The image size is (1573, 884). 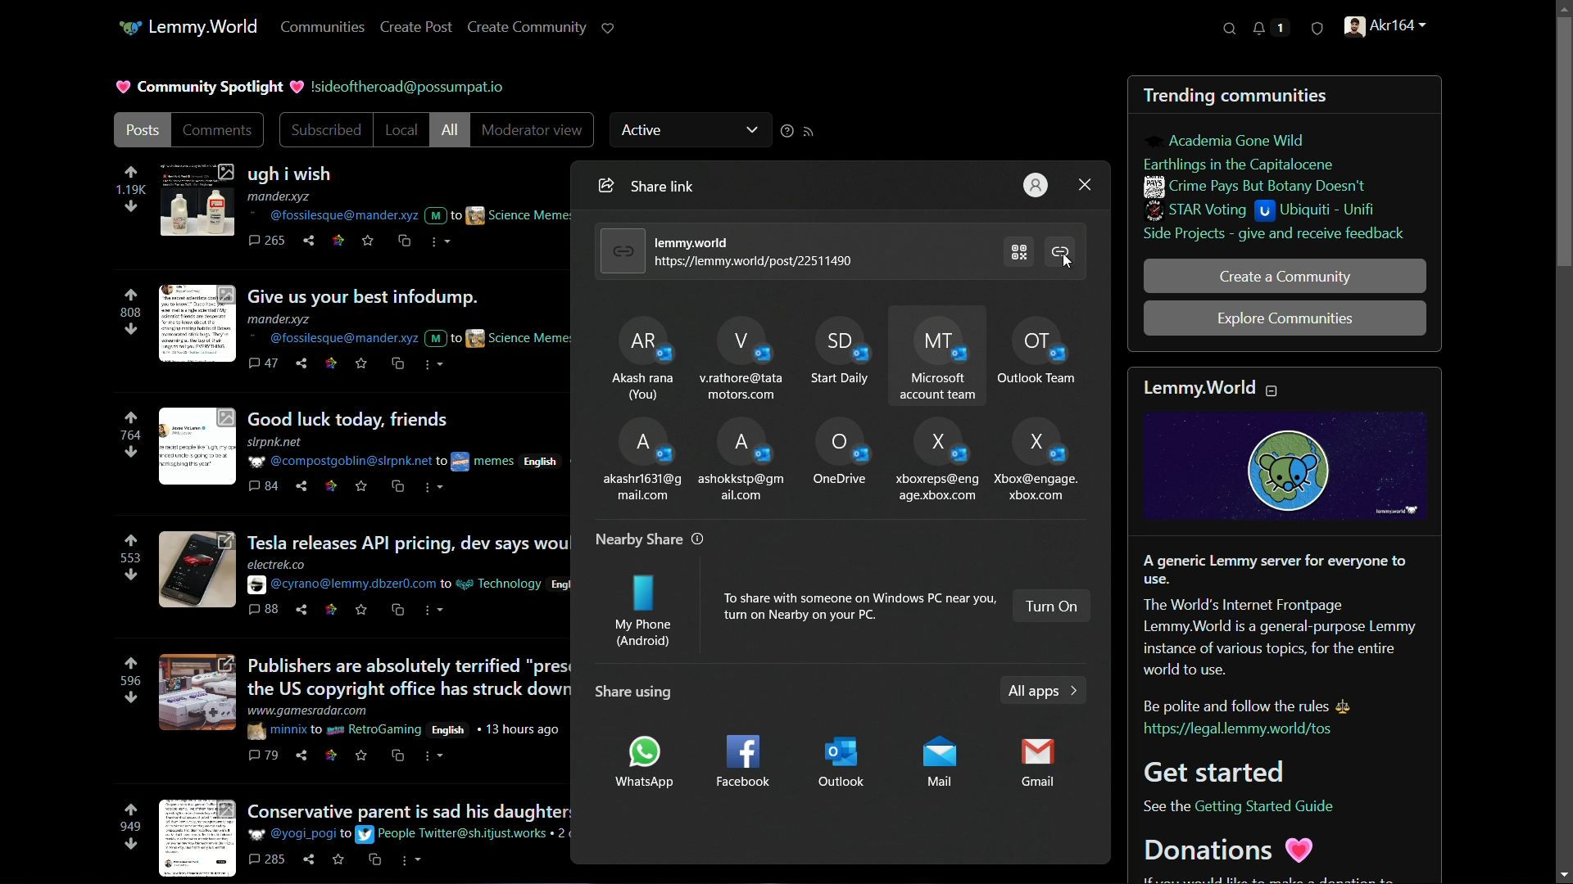 I want to click on create a community, so click(x=1284, y=276).